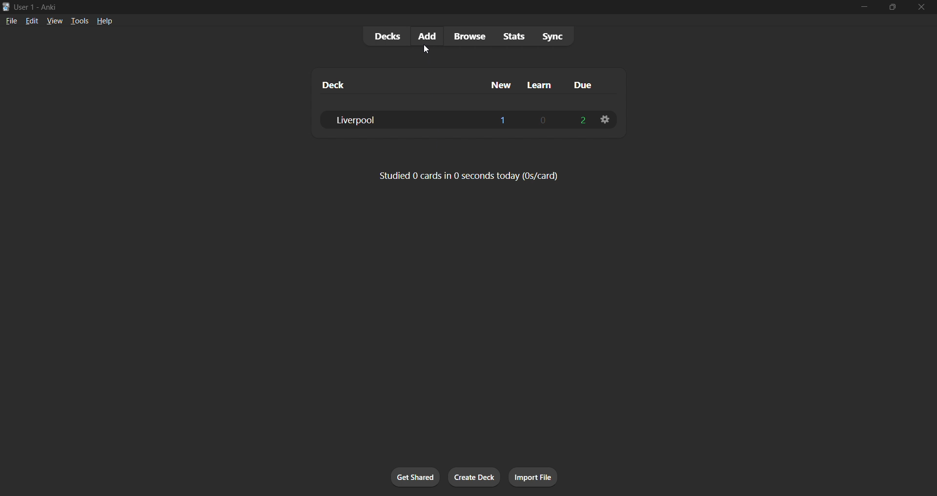 Image resolution: width=937 pixels, height=496 pixels. What do you see at coordinates (466, 176) in the screenshot?
I see `Studied 0 cards in 0 seconds today (0s/card)` at bounding box center [466, 176].